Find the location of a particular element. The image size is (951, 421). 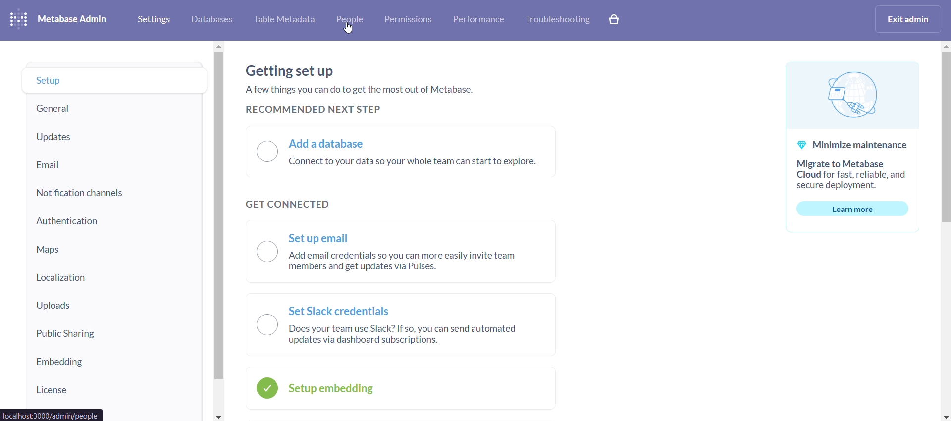

email is located at coordinates (114, 163).